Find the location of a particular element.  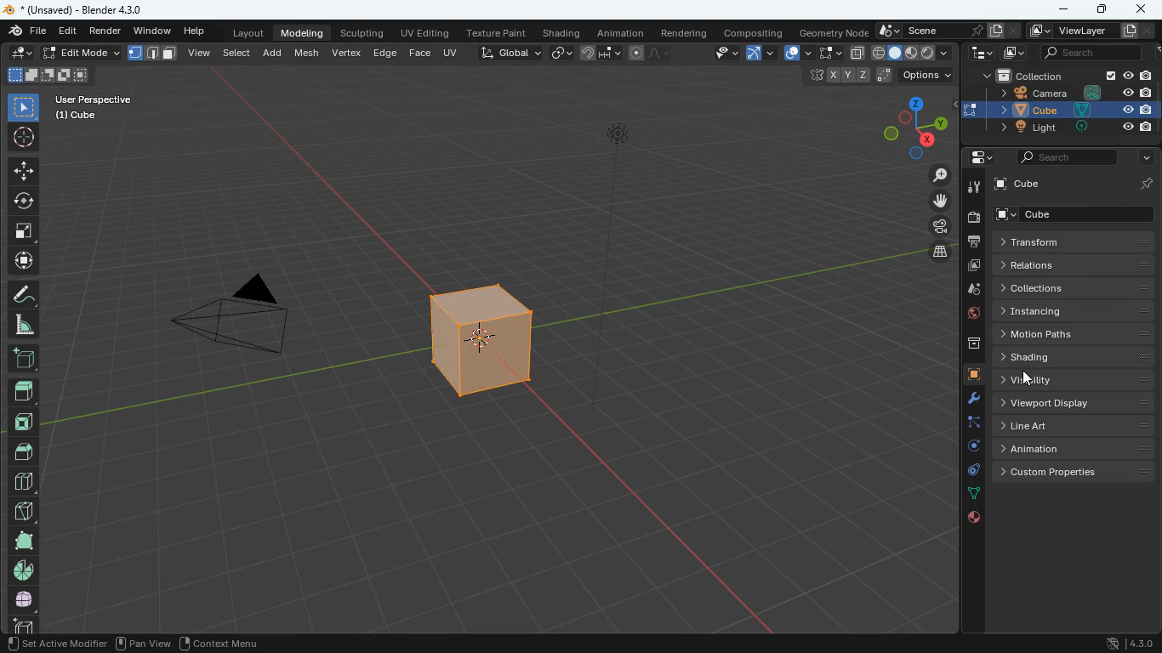

up is located at coordinates (26, 451).